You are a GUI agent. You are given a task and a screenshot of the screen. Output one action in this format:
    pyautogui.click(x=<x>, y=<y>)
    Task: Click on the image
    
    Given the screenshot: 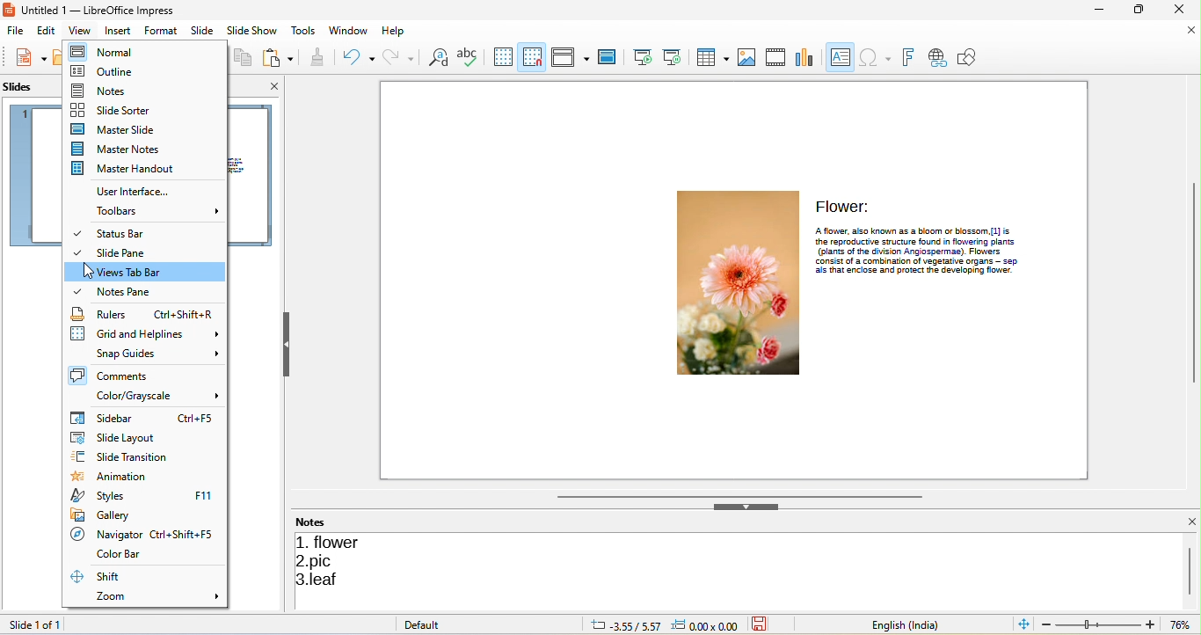 What is the action you would take?
    pyautogui.click(x=745, y=55)
    